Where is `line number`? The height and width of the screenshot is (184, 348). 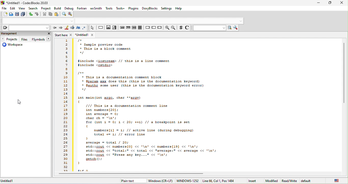
line number is located at coordinates (65, 105).